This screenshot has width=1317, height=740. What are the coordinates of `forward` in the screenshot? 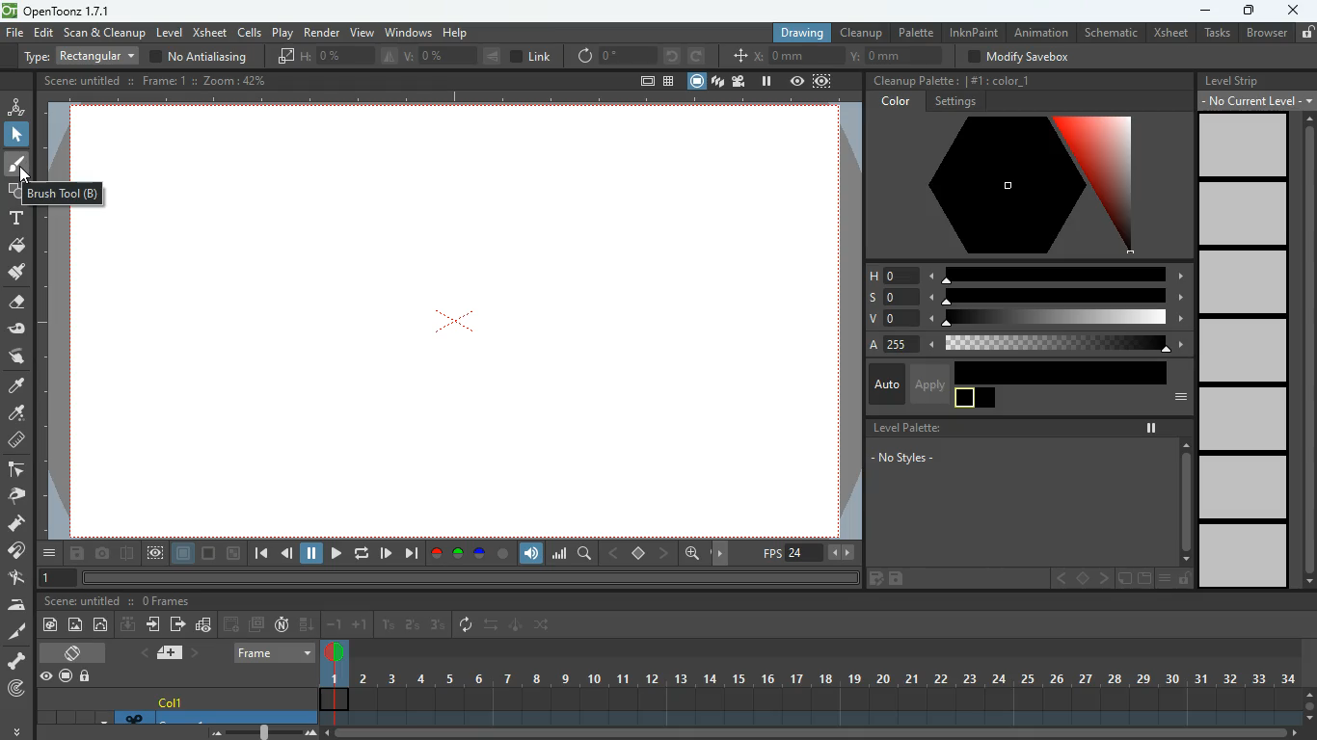 It's located at (386, 553).